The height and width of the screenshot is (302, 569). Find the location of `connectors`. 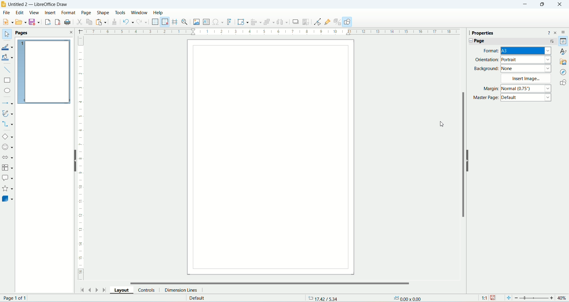

connectors is located at coordinates (8, 125).